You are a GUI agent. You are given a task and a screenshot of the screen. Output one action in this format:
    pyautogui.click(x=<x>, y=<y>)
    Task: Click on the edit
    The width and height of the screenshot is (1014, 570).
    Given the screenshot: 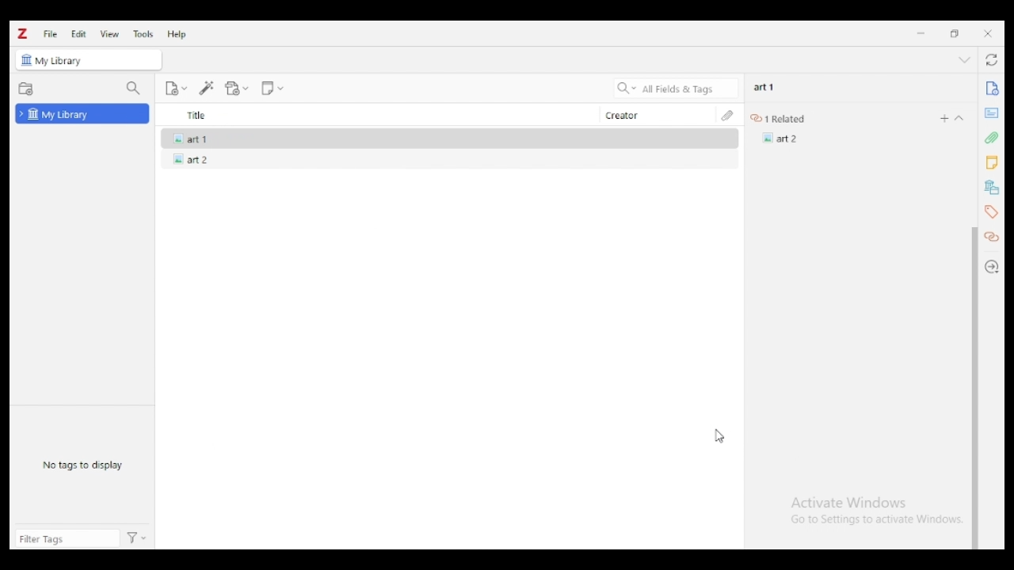 What is the action you would take?
    pyautogui.click(x=78, y=33)
    